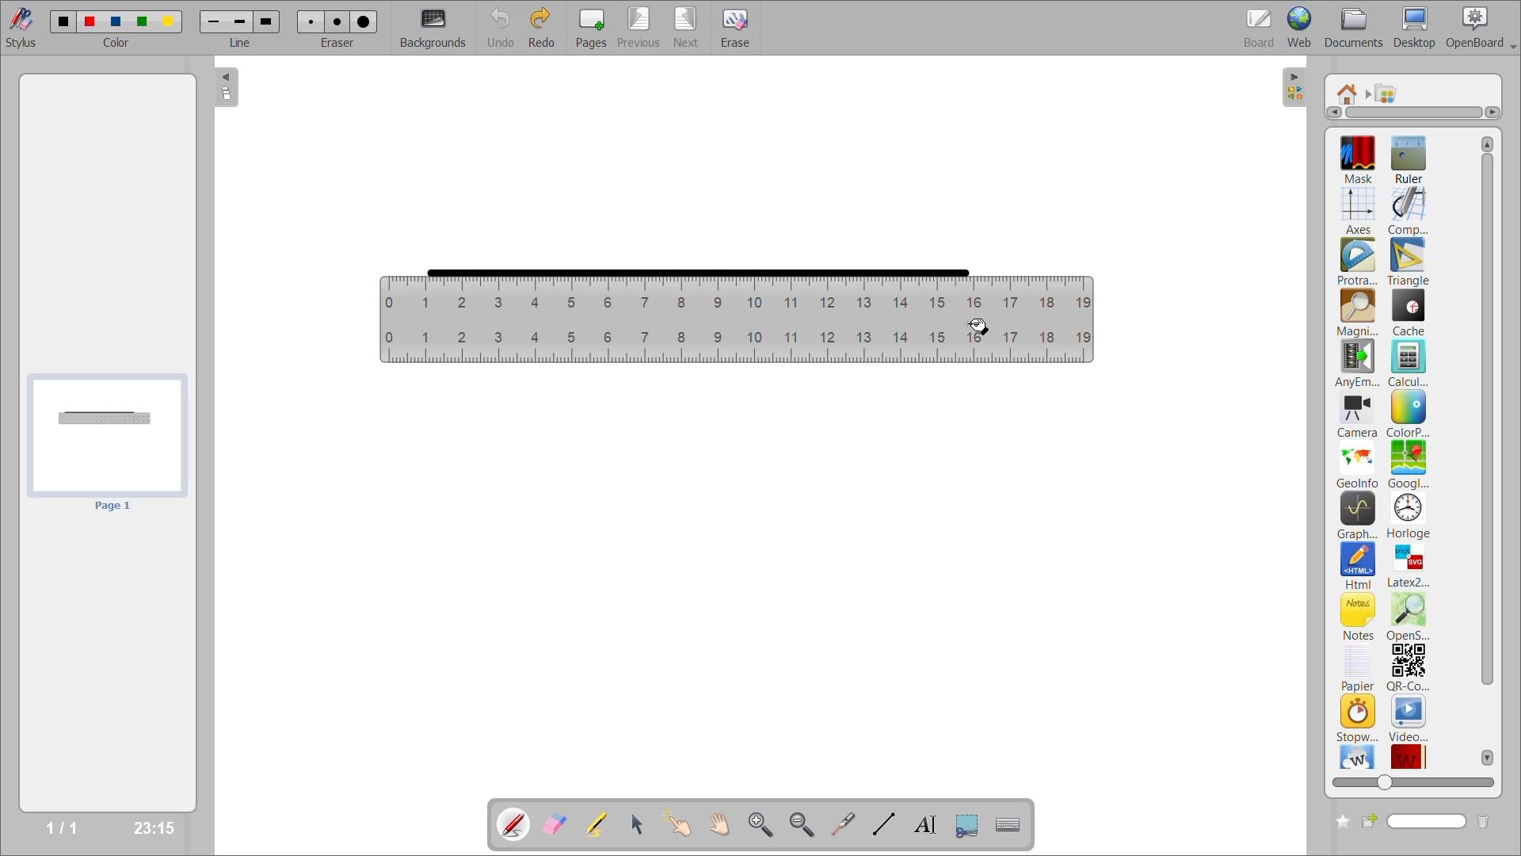 This screenshot has height=856, width=1521. What do you see at coordinates (141, 23) in the screenshot?
I see `color 4` at bounding box center [141, 23].